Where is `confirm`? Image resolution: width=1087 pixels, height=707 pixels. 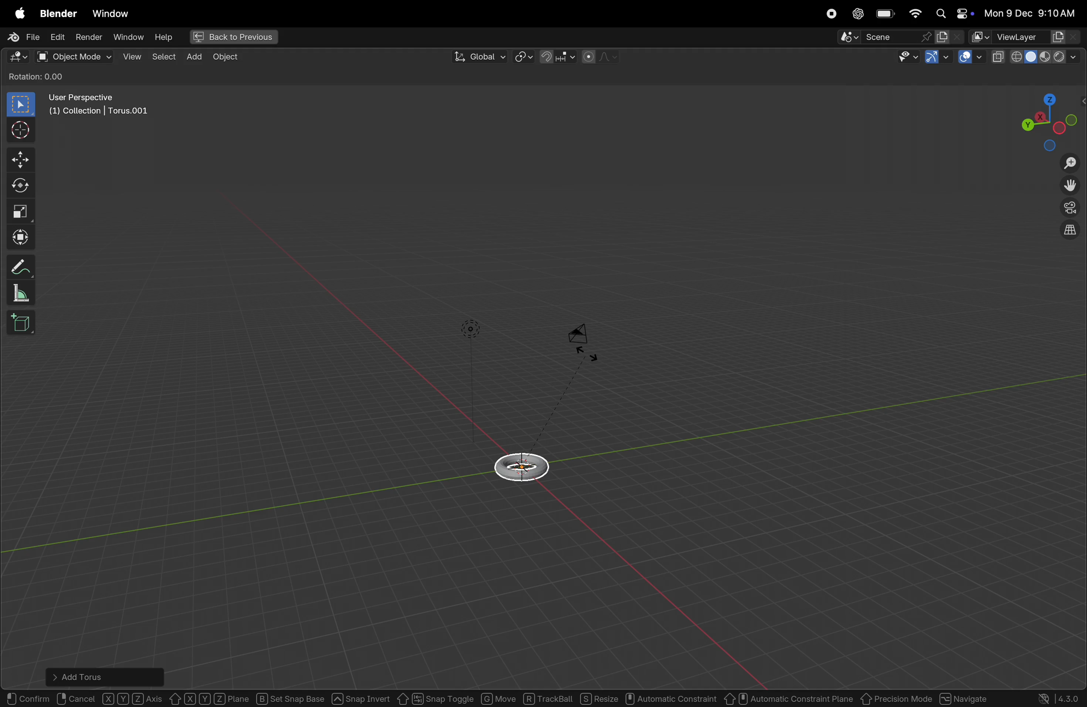 confirm is located at coordinates (28, 696).